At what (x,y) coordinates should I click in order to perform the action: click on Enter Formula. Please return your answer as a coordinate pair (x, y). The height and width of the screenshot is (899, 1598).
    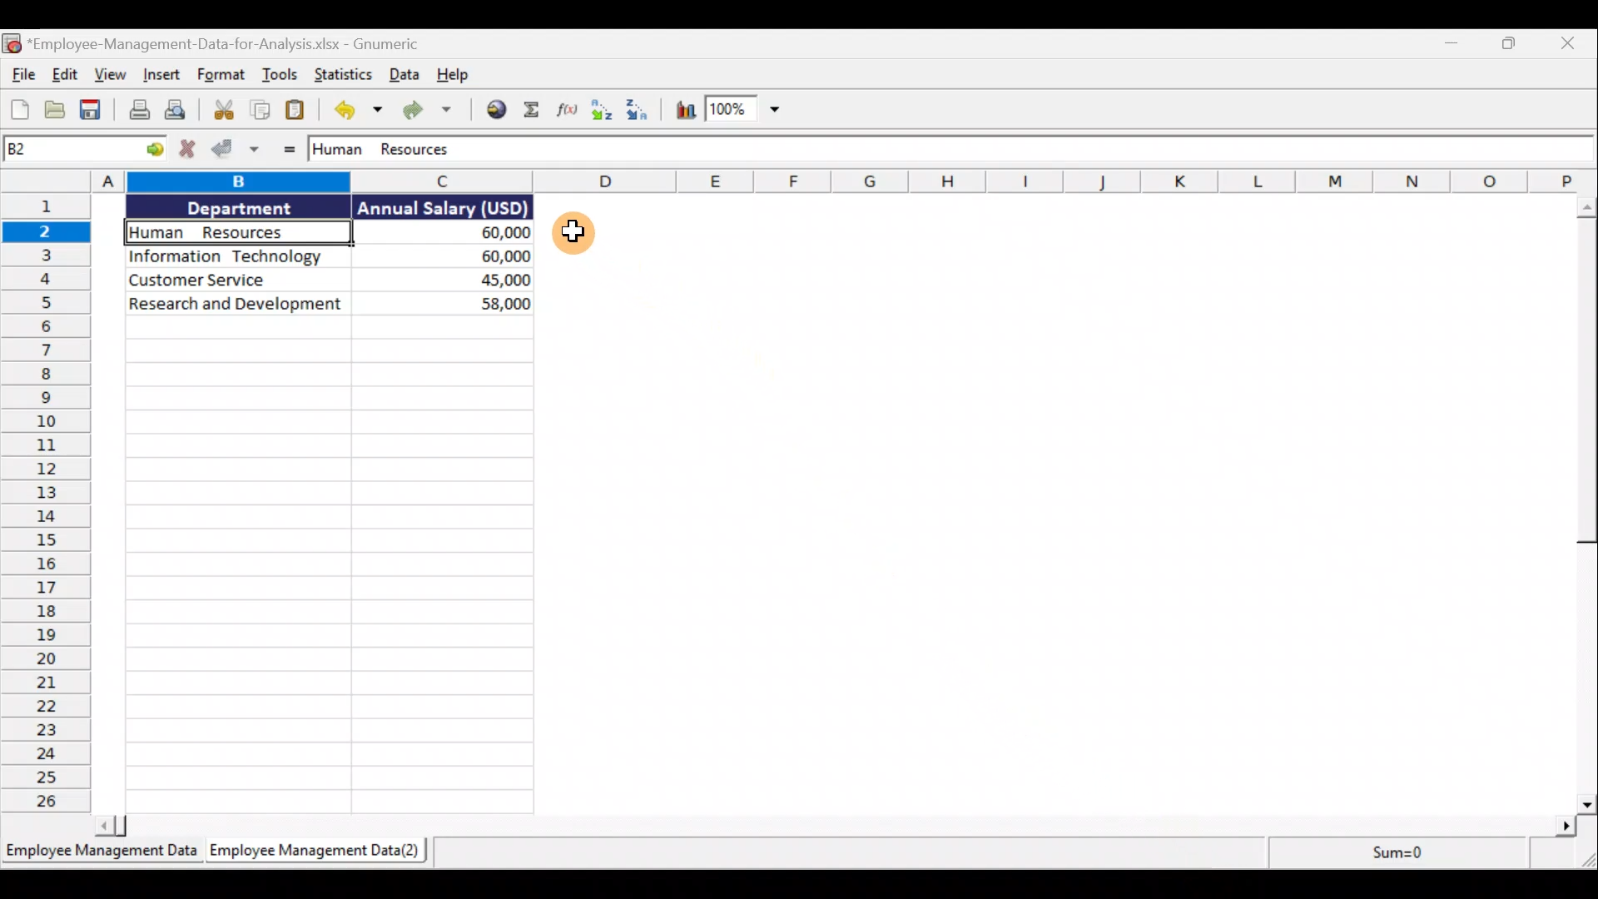
    Looking at the image, I should click on (289, 152).